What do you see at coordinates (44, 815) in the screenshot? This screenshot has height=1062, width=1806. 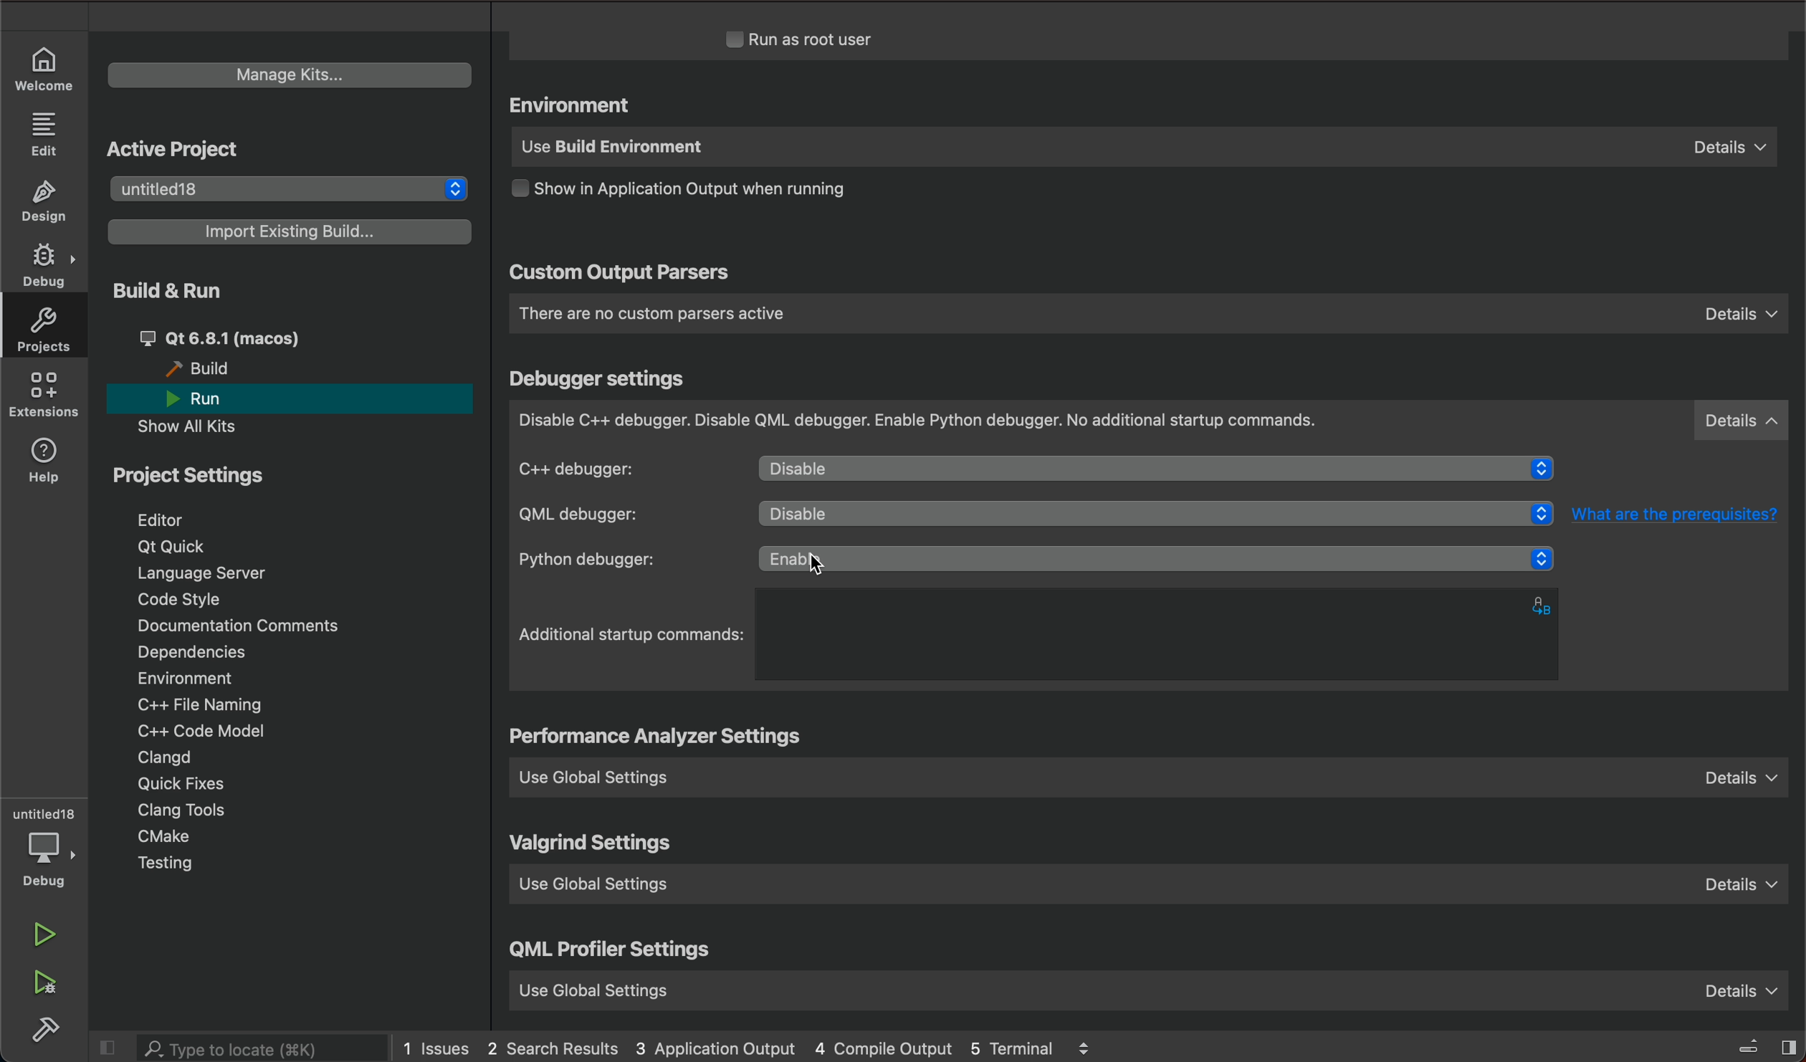 I see `untitled` at bounding box center [44, 815].